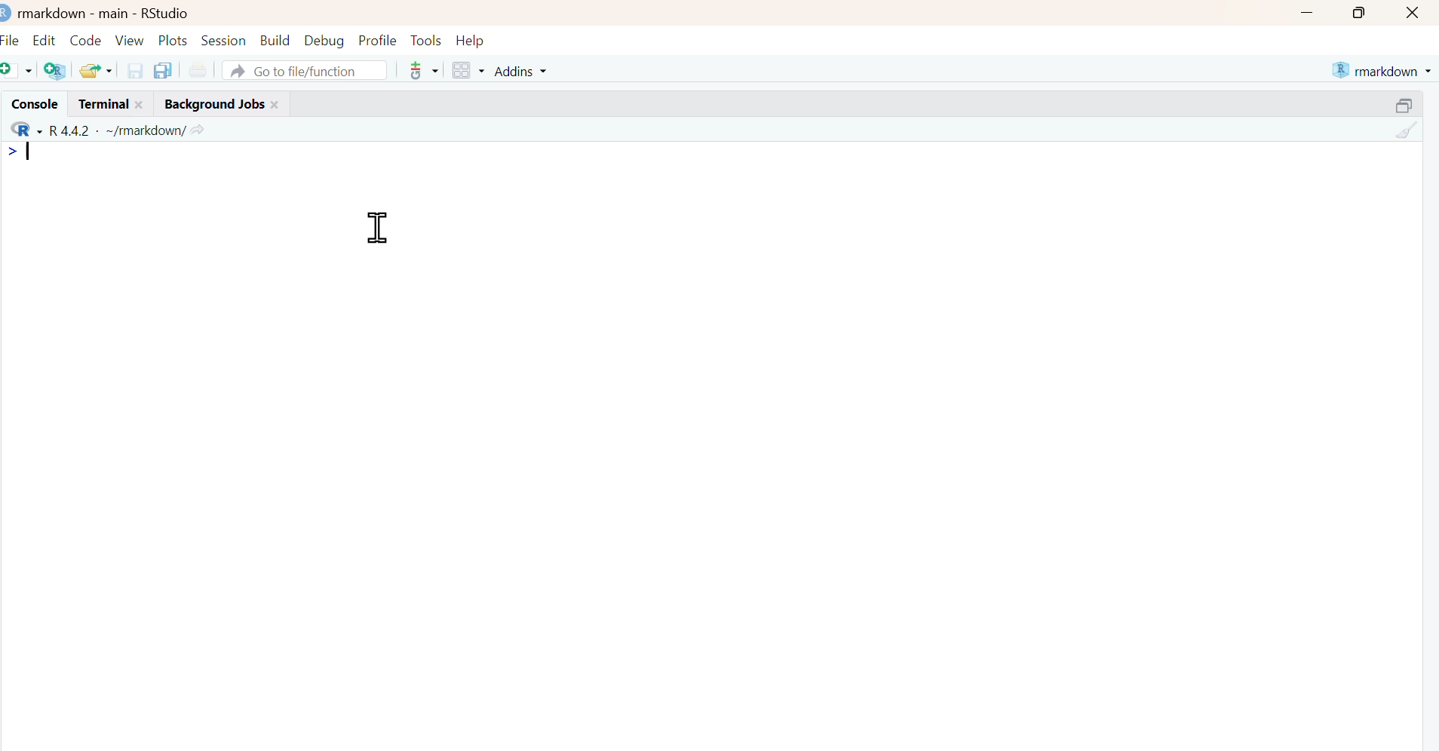 The width and height of the screenshot is (1439, 751). I want to click on R 4.4.2, so click(70, 129).